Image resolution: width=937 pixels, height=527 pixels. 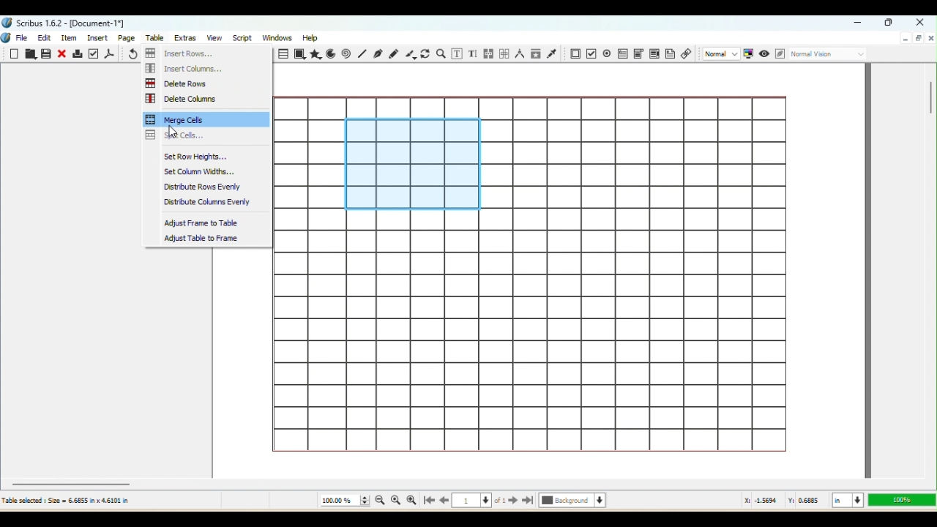 What do you see at coordinates (918, 39) in the screenshot?
I see `Maximize` at bounding box center [918, 39].